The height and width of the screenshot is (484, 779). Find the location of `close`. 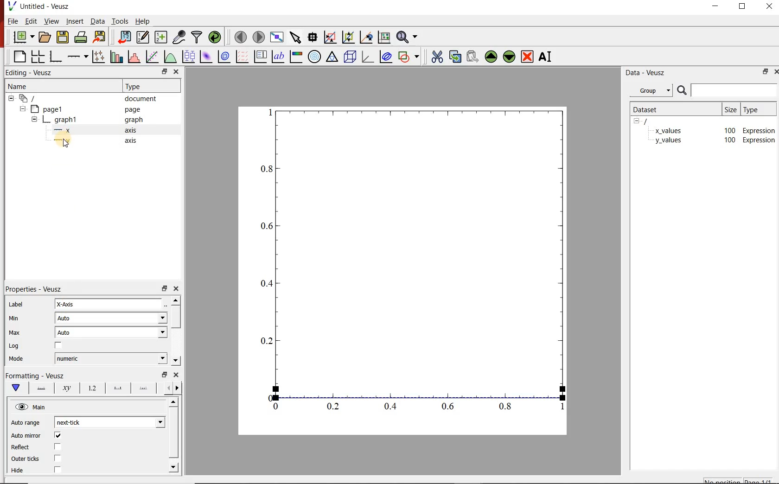

close is located at coordinates (177, 71).